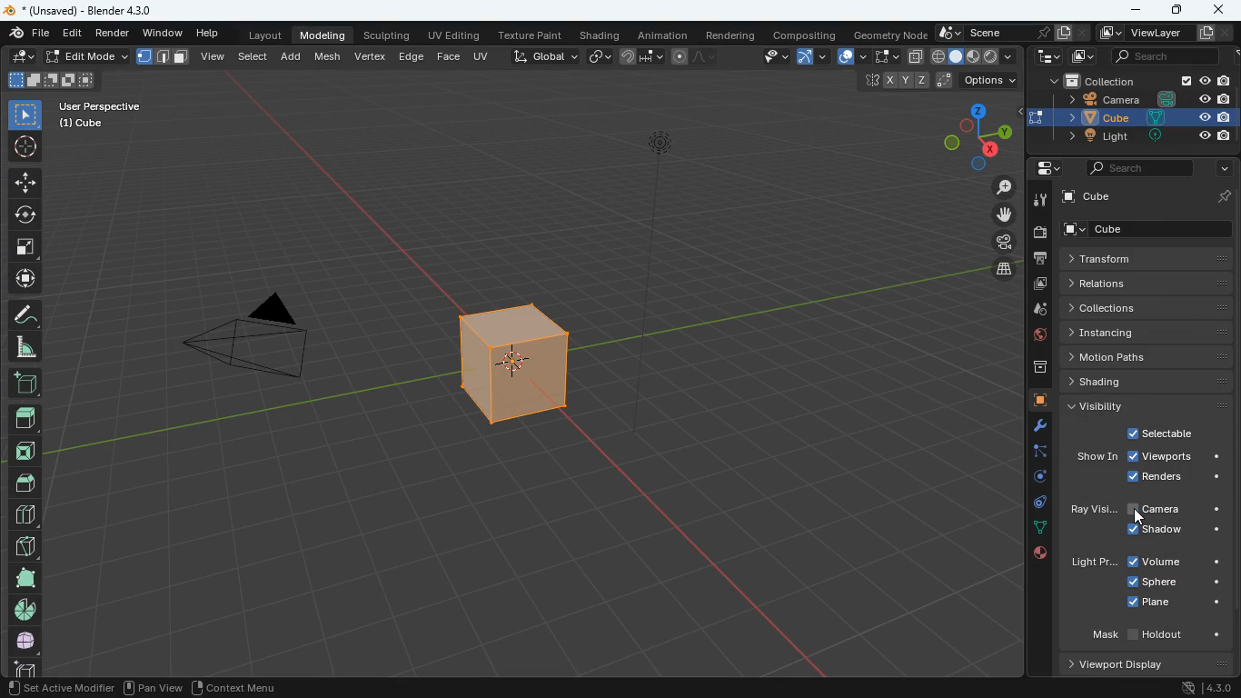 The width and height of the screenshot is (1241, 698). I want to click on finder, so click(28, 35).